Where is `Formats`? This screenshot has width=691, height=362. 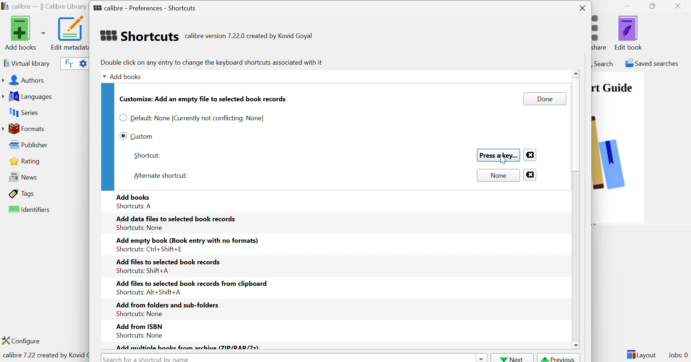 Formats is located at coordinates (25, 129).